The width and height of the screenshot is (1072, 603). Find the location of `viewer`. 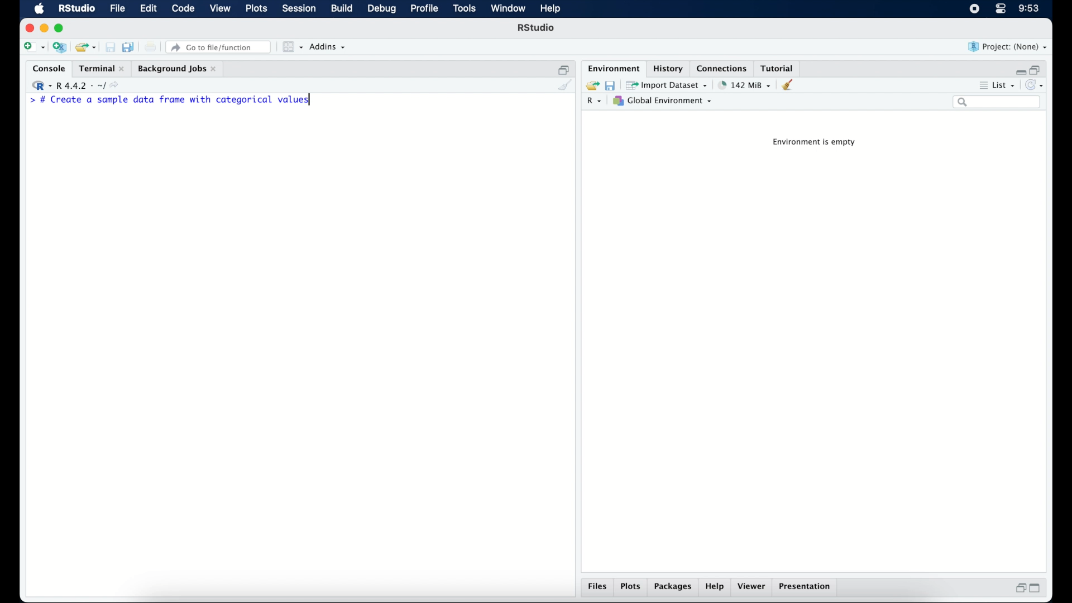

viewer is located at coordinates (753, 587).